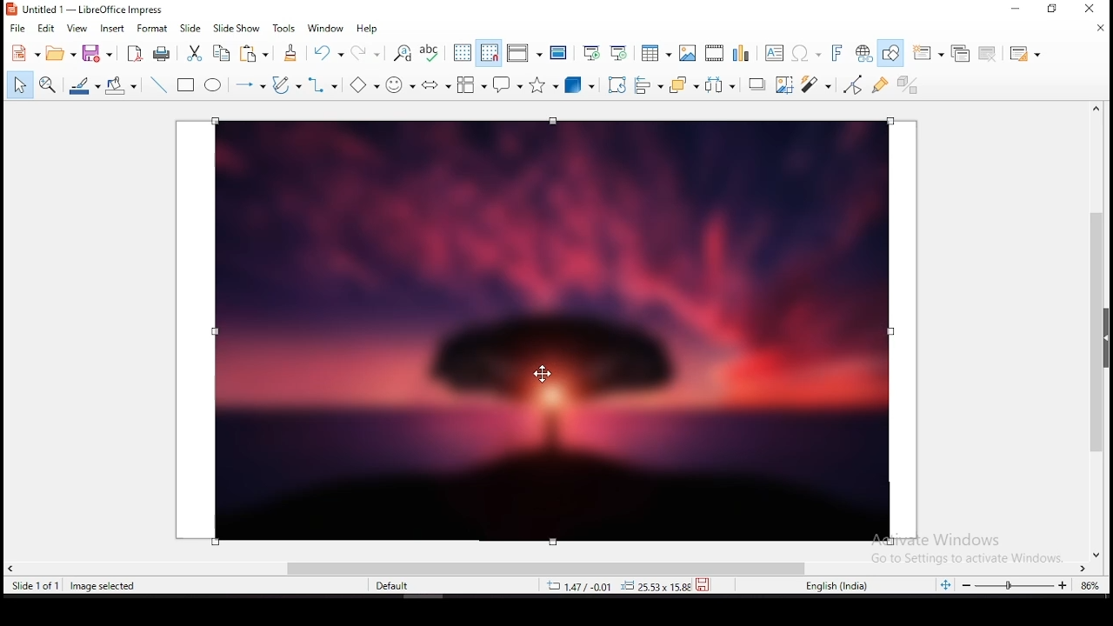 Image resolution: width=1113 pixels, height=626 pixels. Describe the element at coordinates (214, 85) in the screenshot. I see `ellipse` at that location.